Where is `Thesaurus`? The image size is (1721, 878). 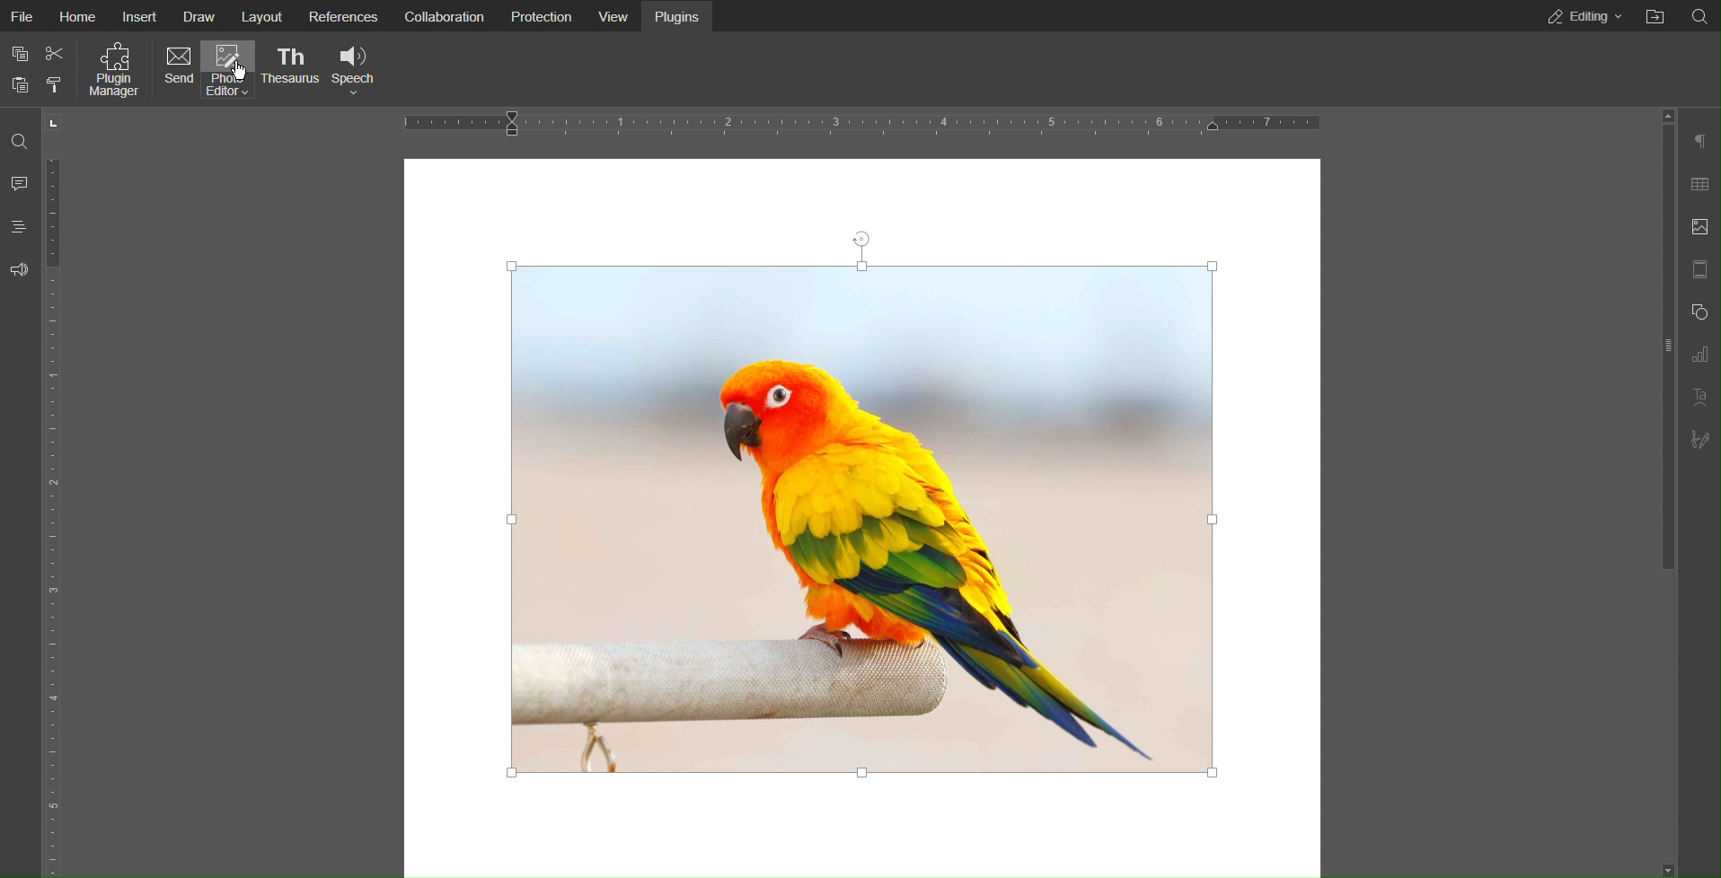 Thesaurus is located at coordinates (296, 69).